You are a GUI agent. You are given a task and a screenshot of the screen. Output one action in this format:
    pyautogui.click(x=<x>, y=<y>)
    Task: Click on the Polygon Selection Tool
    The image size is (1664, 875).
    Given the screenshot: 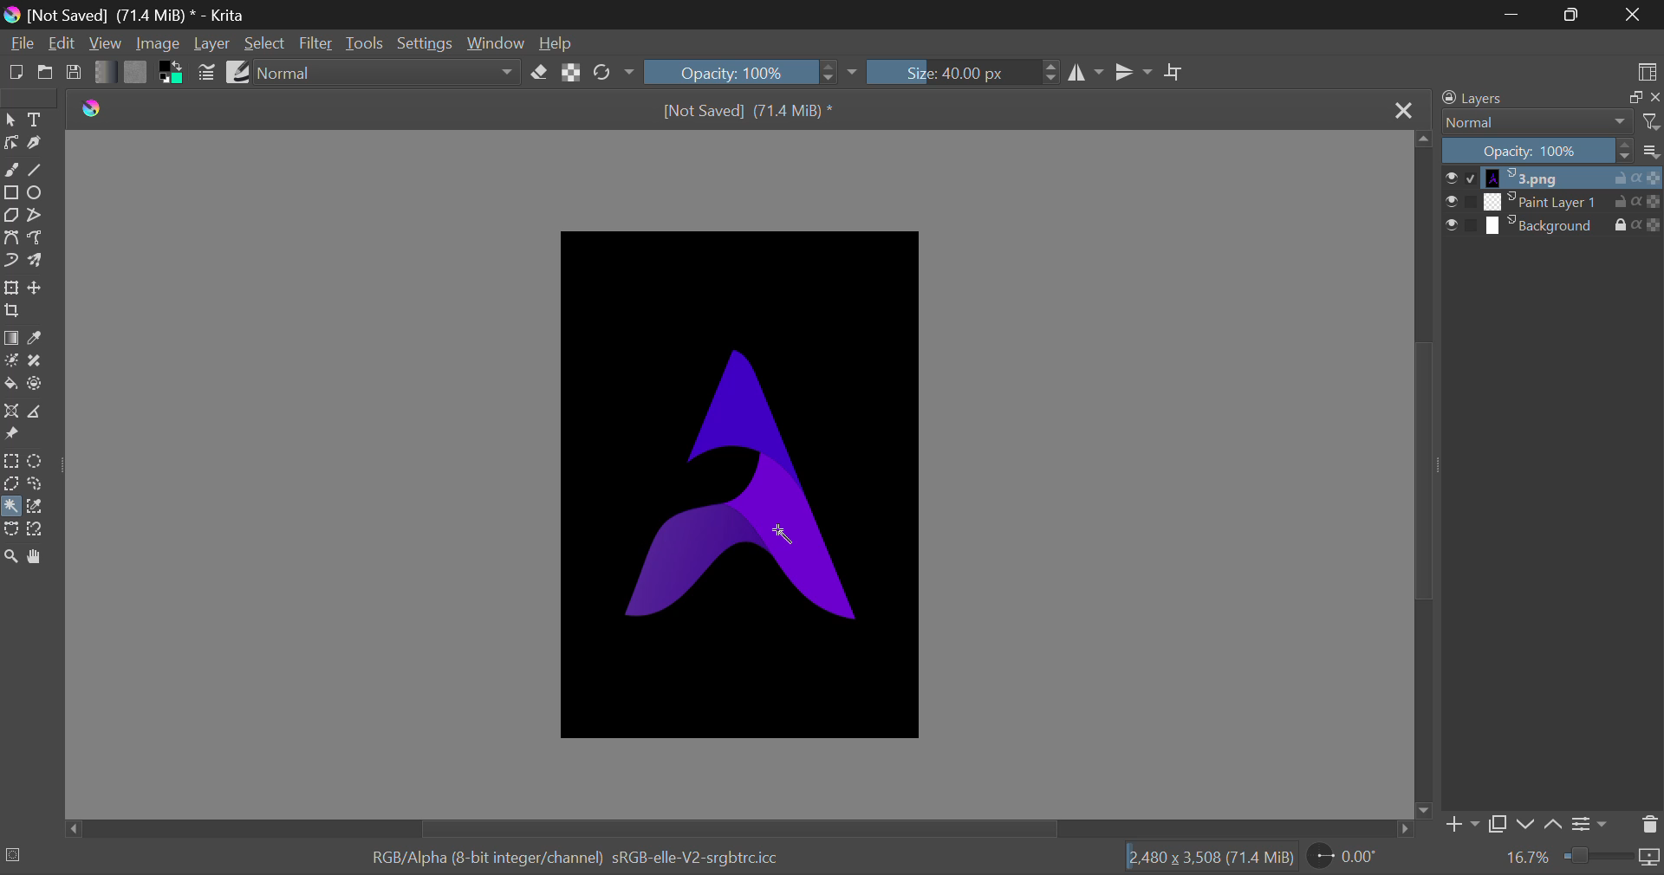 What is the action you would take?
    pyautogui.click(x=10, y=485)
    